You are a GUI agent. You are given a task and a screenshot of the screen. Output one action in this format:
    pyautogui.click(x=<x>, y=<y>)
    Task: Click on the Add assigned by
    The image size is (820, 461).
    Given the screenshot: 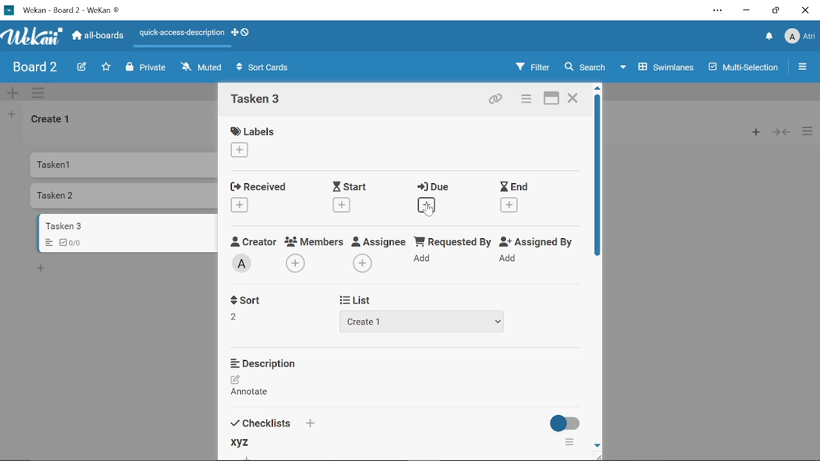 What is the action you would take?
    pyautogui.click(x=510, y=259)
    